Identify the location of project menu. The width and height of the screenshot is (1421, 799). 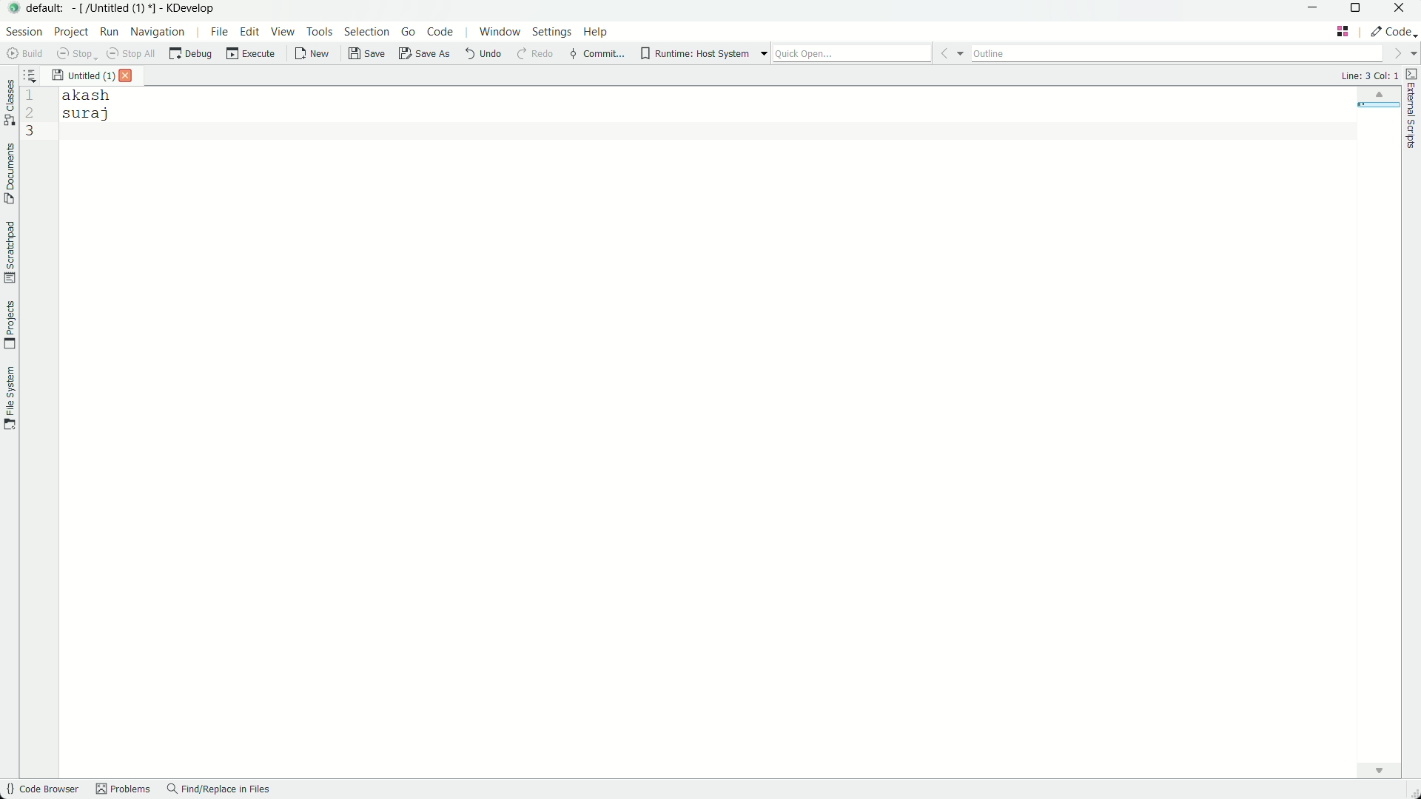
(72, 31).